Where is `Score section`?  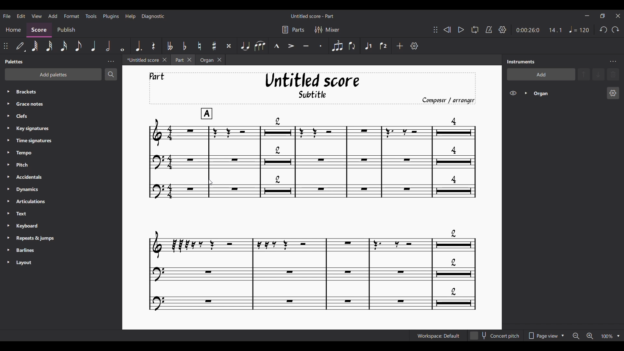 Score section is located at coordinates (39, 30).